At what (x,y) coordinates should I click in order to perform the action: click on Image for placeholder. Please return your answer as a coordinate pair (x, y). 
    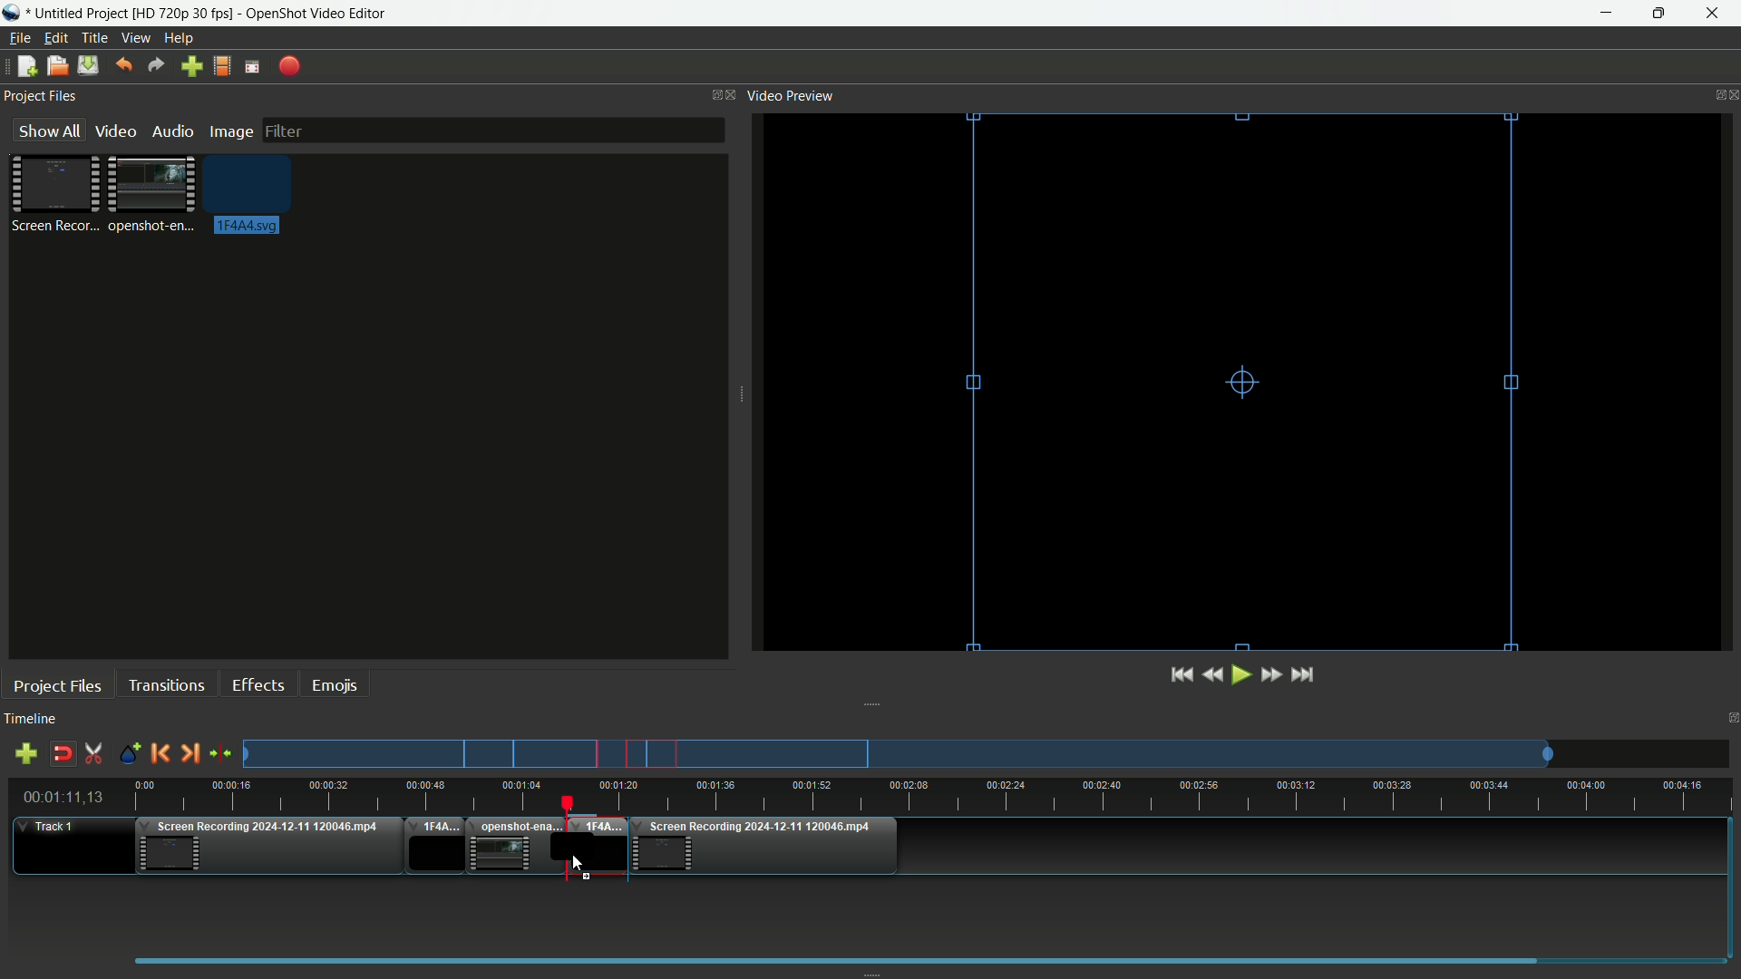
    Looking at the image, I should click on (252, 194).